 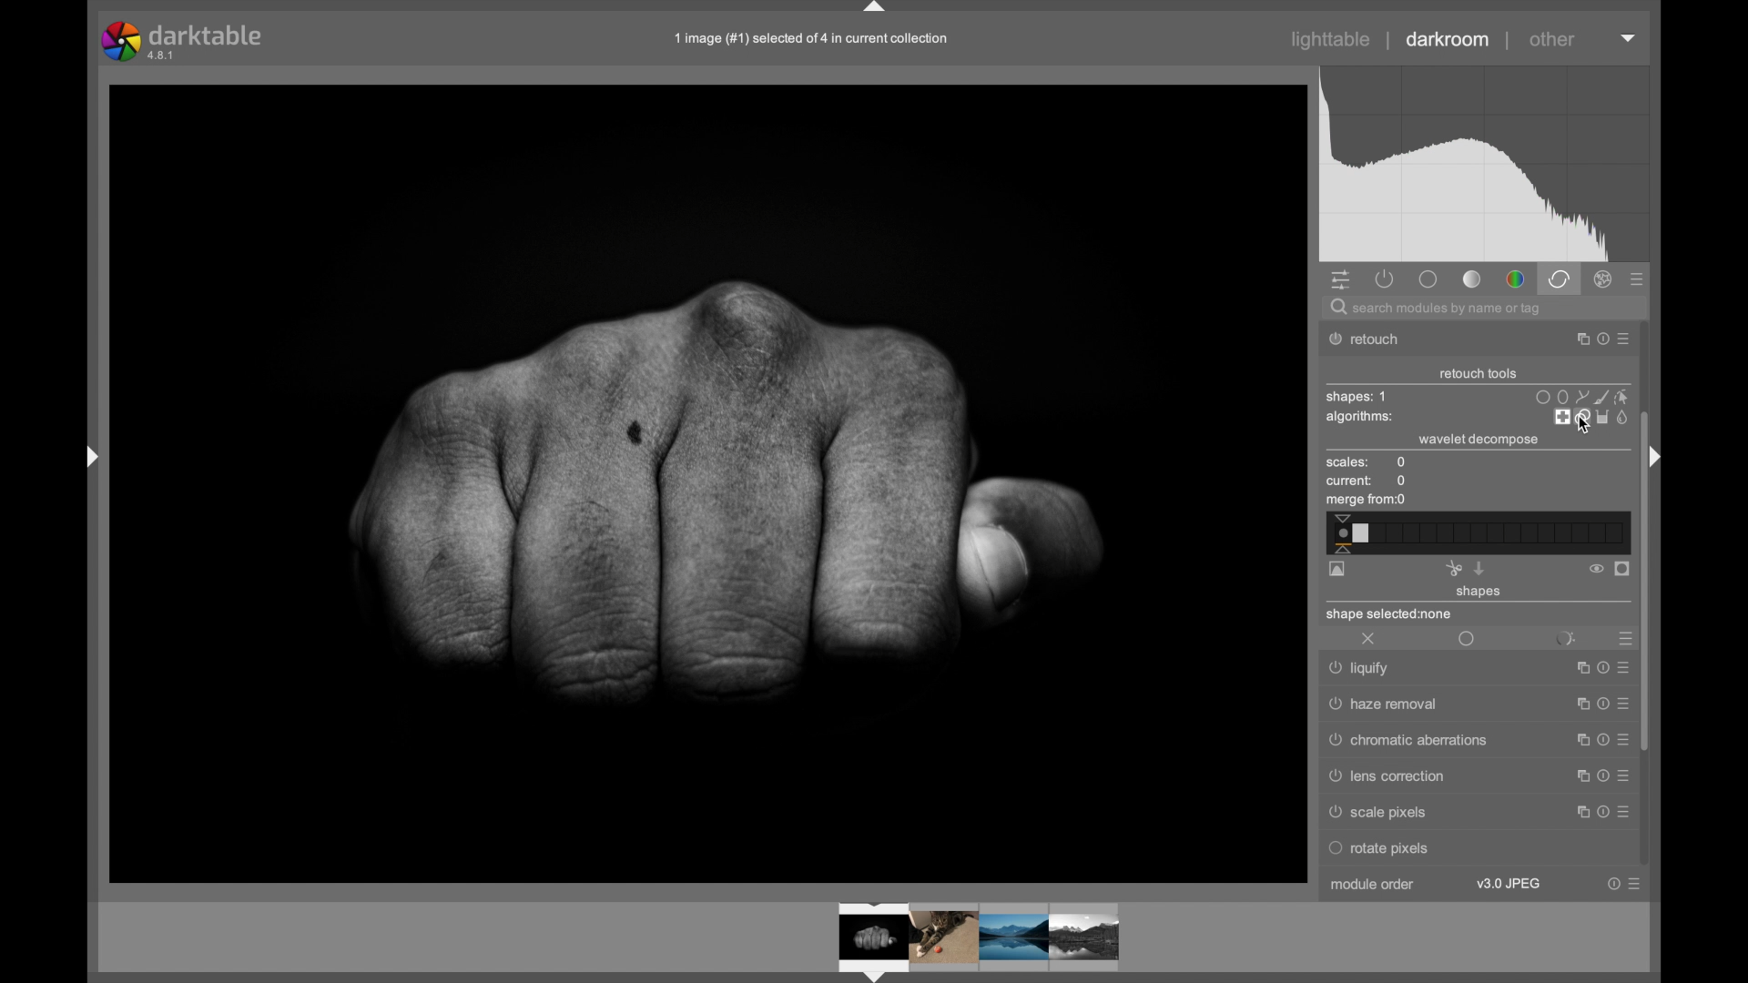 I want to click on maximize, so click(x=1578, y=775).